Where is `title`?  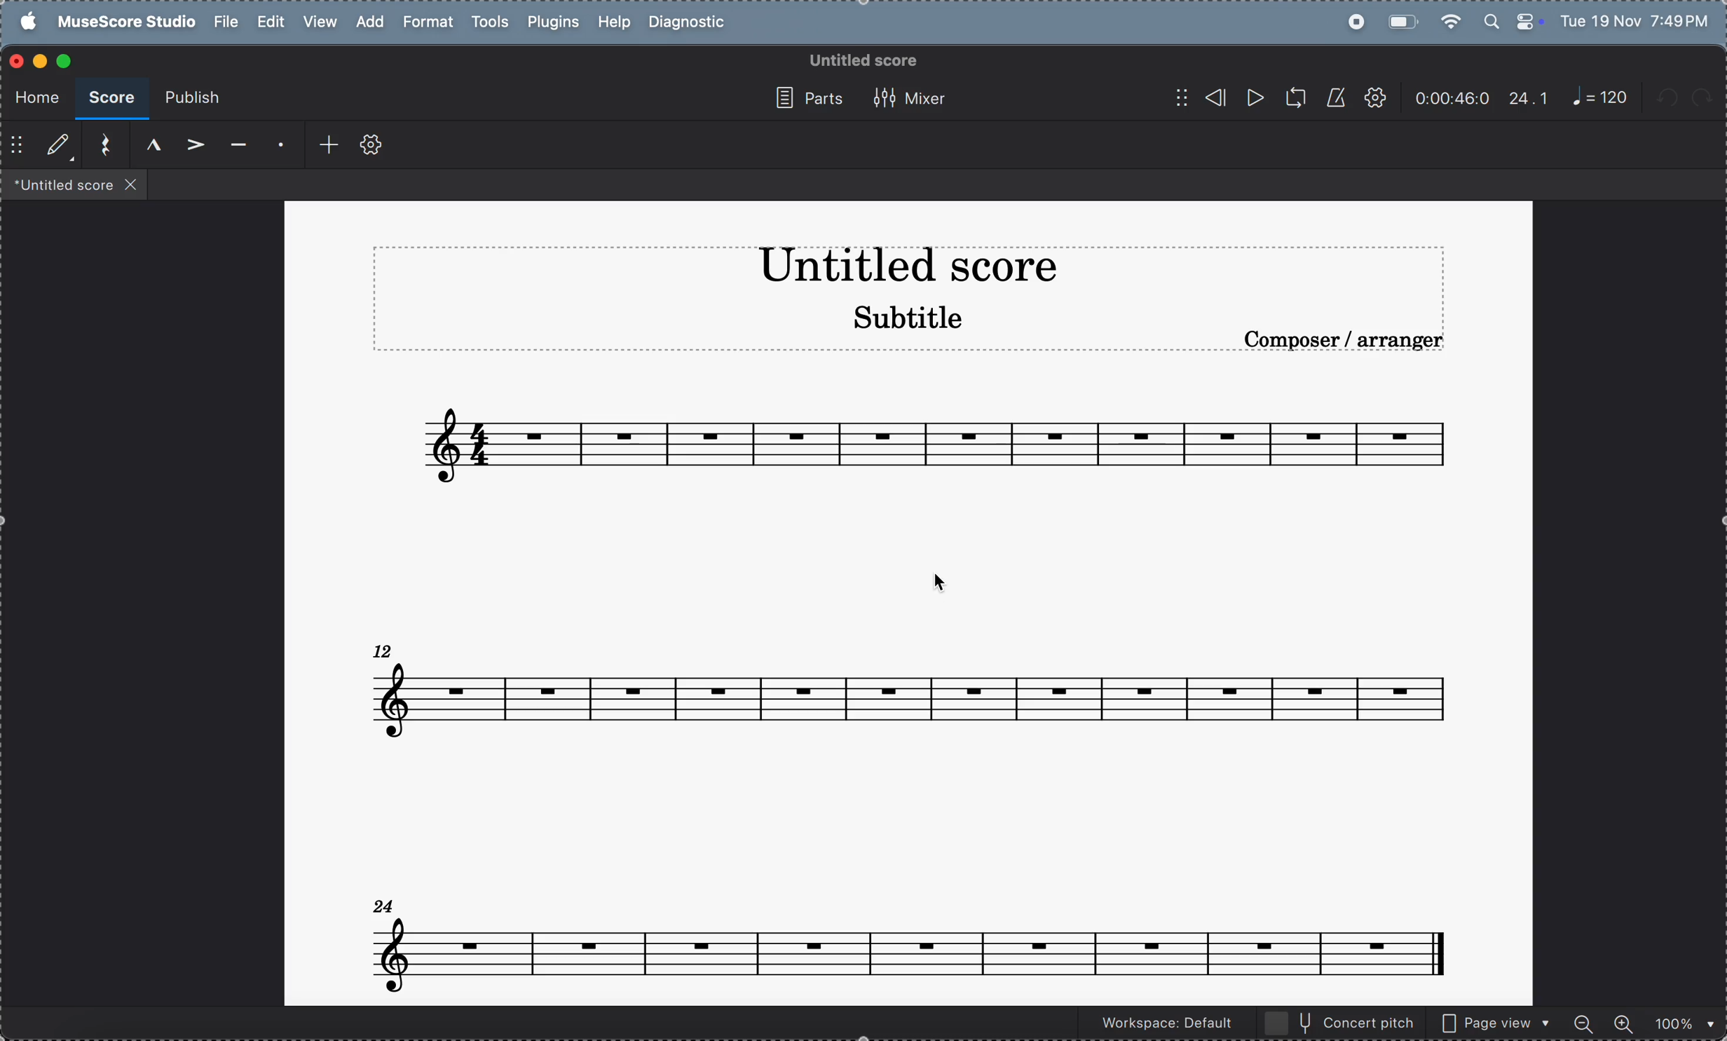 title is located at coordinates (907, 269).